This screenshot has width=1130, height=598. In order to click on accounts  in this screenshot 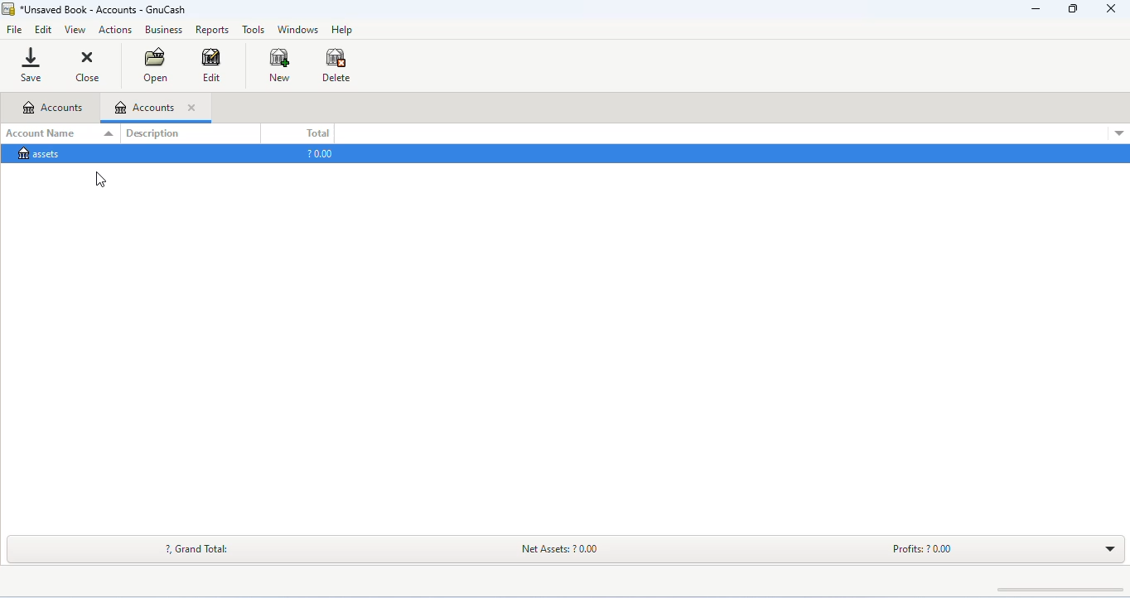, I will do `click(159, 108)`.